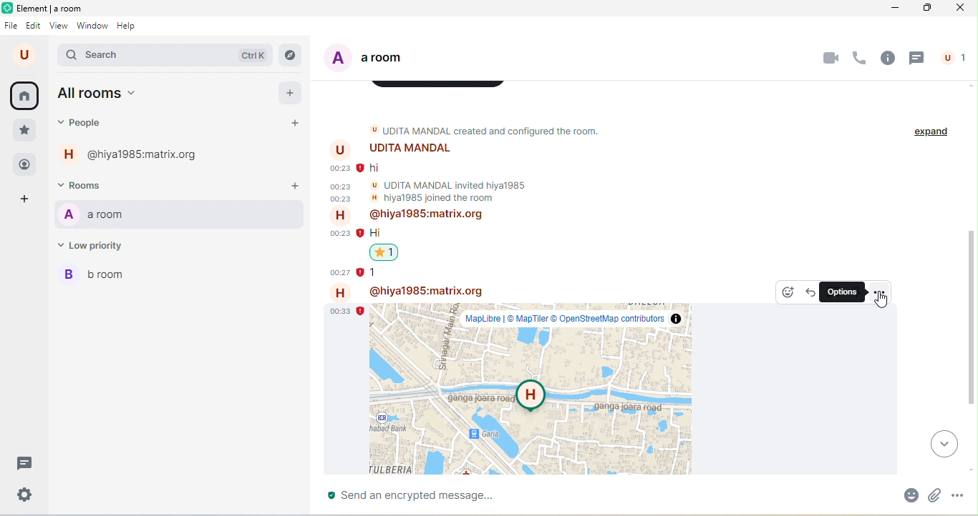 This screenshot has height=516, width=978. What do you see at coordinates (97, 273) in the screenshot?
I see `b room` at bounding box center [97, 273].